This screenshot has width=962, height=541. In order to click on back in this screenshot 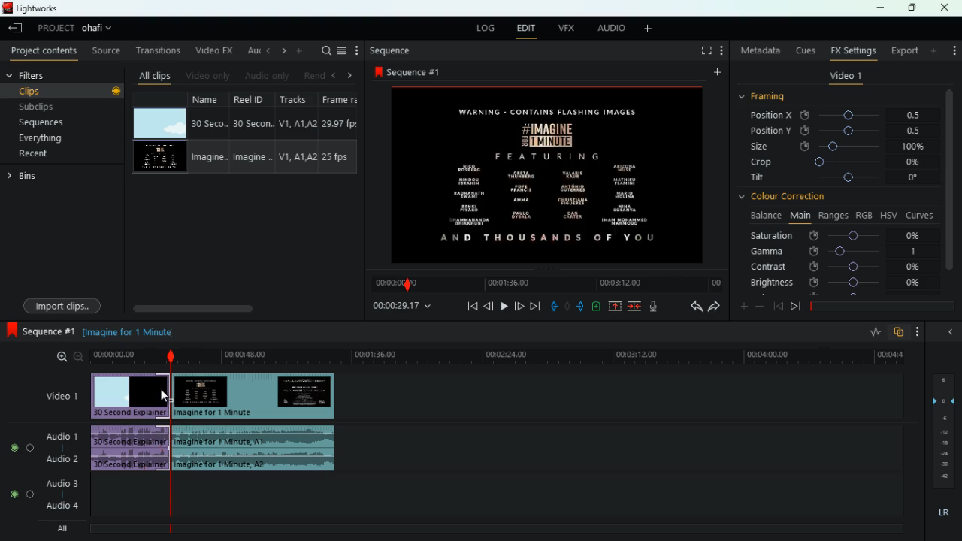, I will do `click(693, 307)`.